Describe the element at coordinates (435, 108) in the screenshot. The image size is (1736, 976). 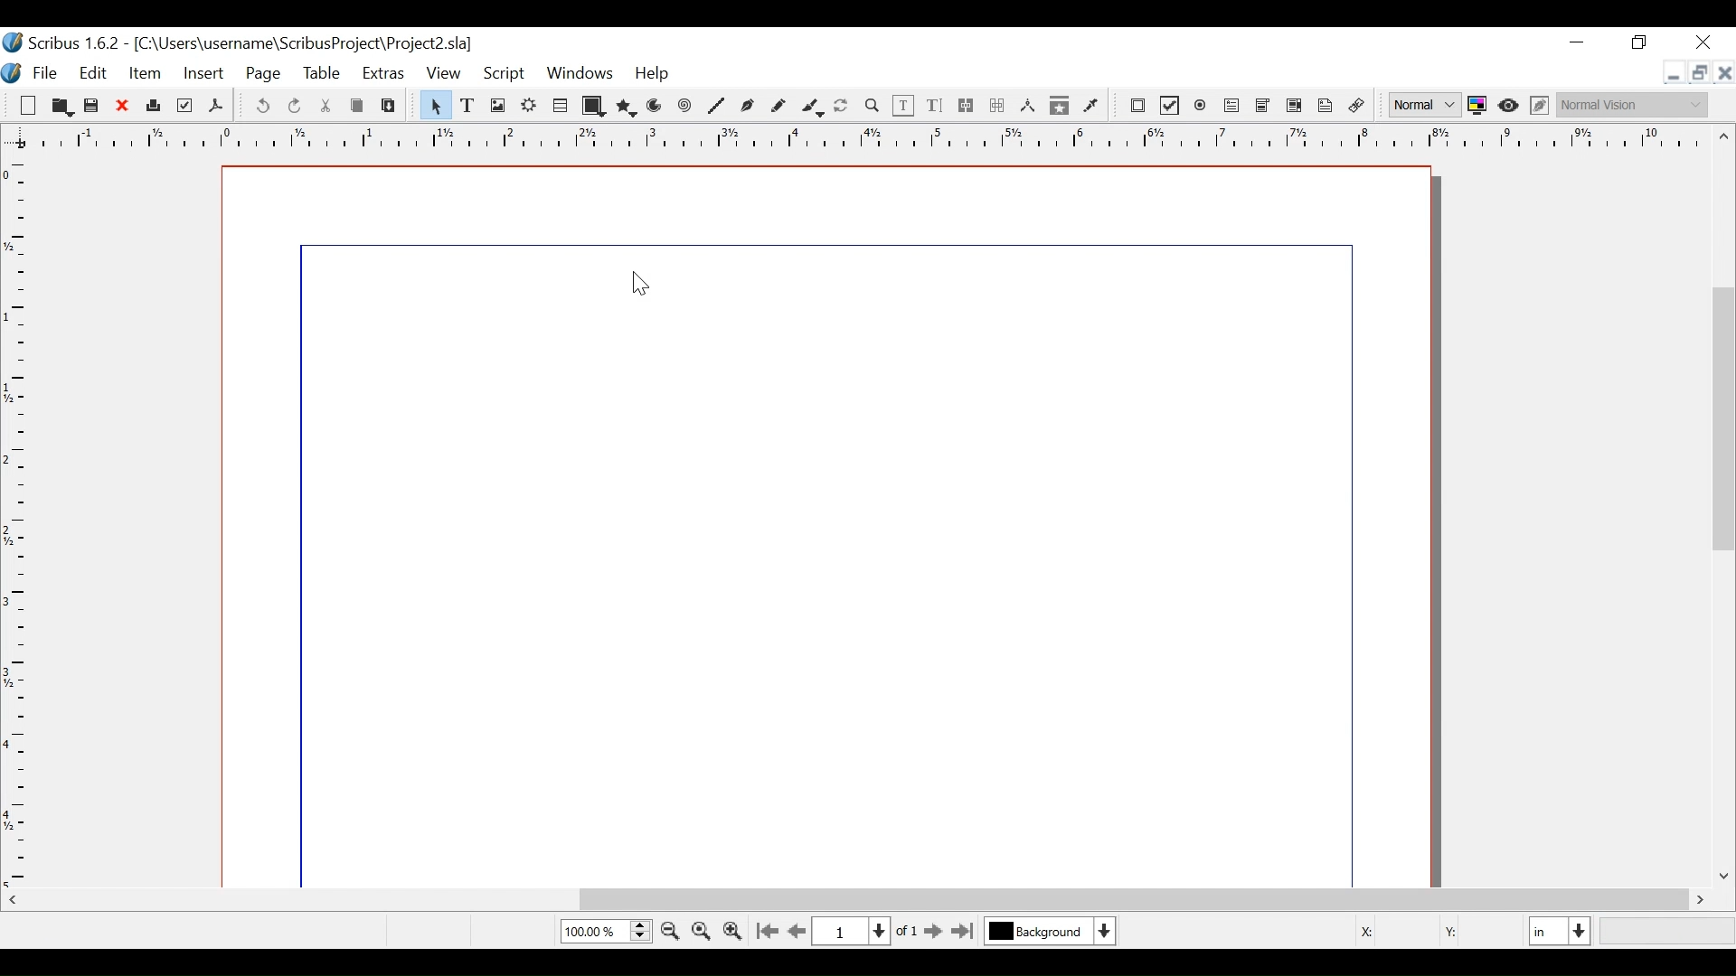
I see `Select` at that location.